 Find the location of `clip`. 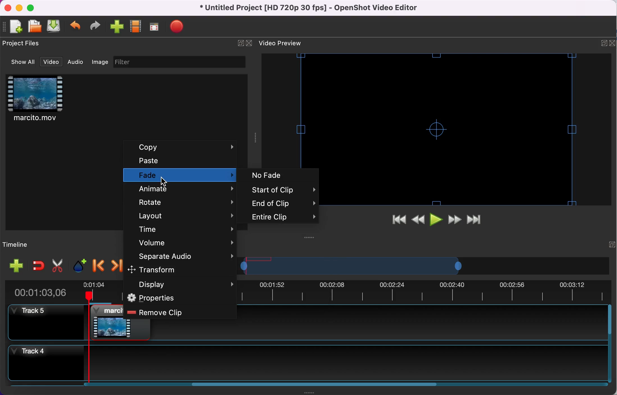

clip is located at coordinates (43, 100).